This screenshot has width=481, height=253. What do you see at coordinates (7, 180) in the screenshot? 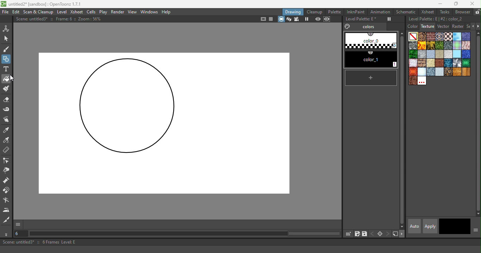
I see `Pump tool` at bounding box center [7, 180].